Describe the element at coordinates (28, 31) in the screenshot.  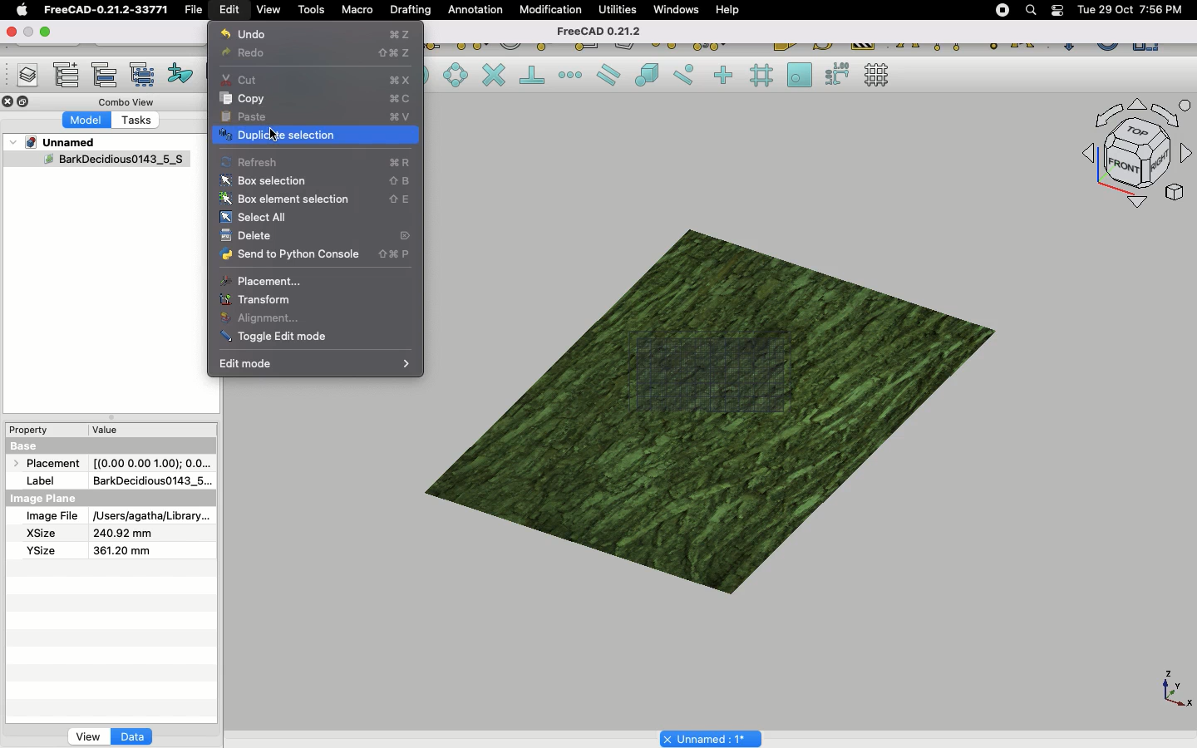
I see `minimise` at that location.